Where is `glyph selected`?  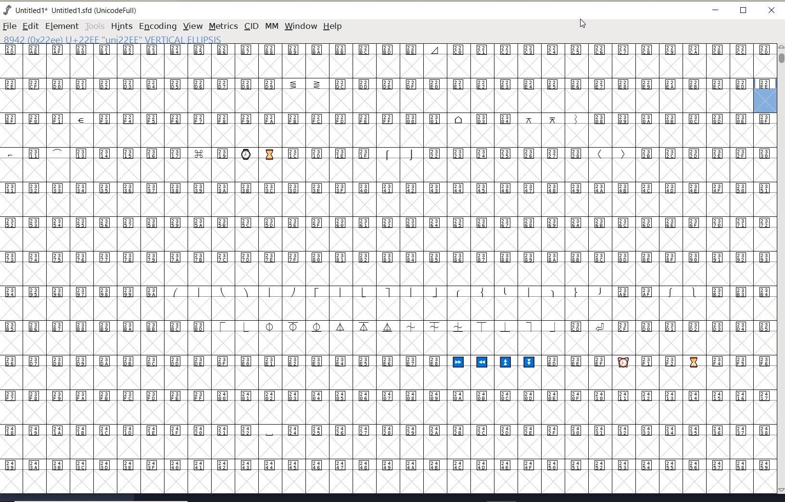 glyph selected is located at coordinates (765, 95).